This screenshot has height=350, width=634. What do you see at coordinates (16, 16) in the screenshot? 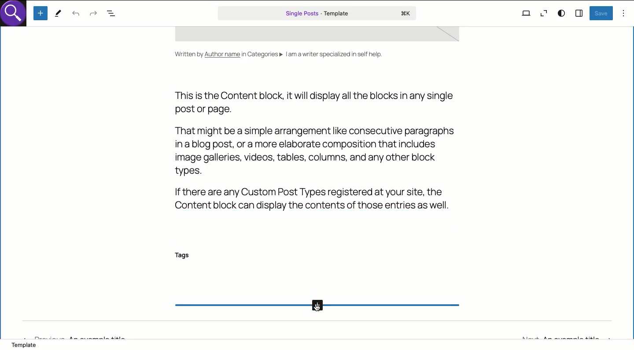
I see `logo` at bounding box center [16, 16].